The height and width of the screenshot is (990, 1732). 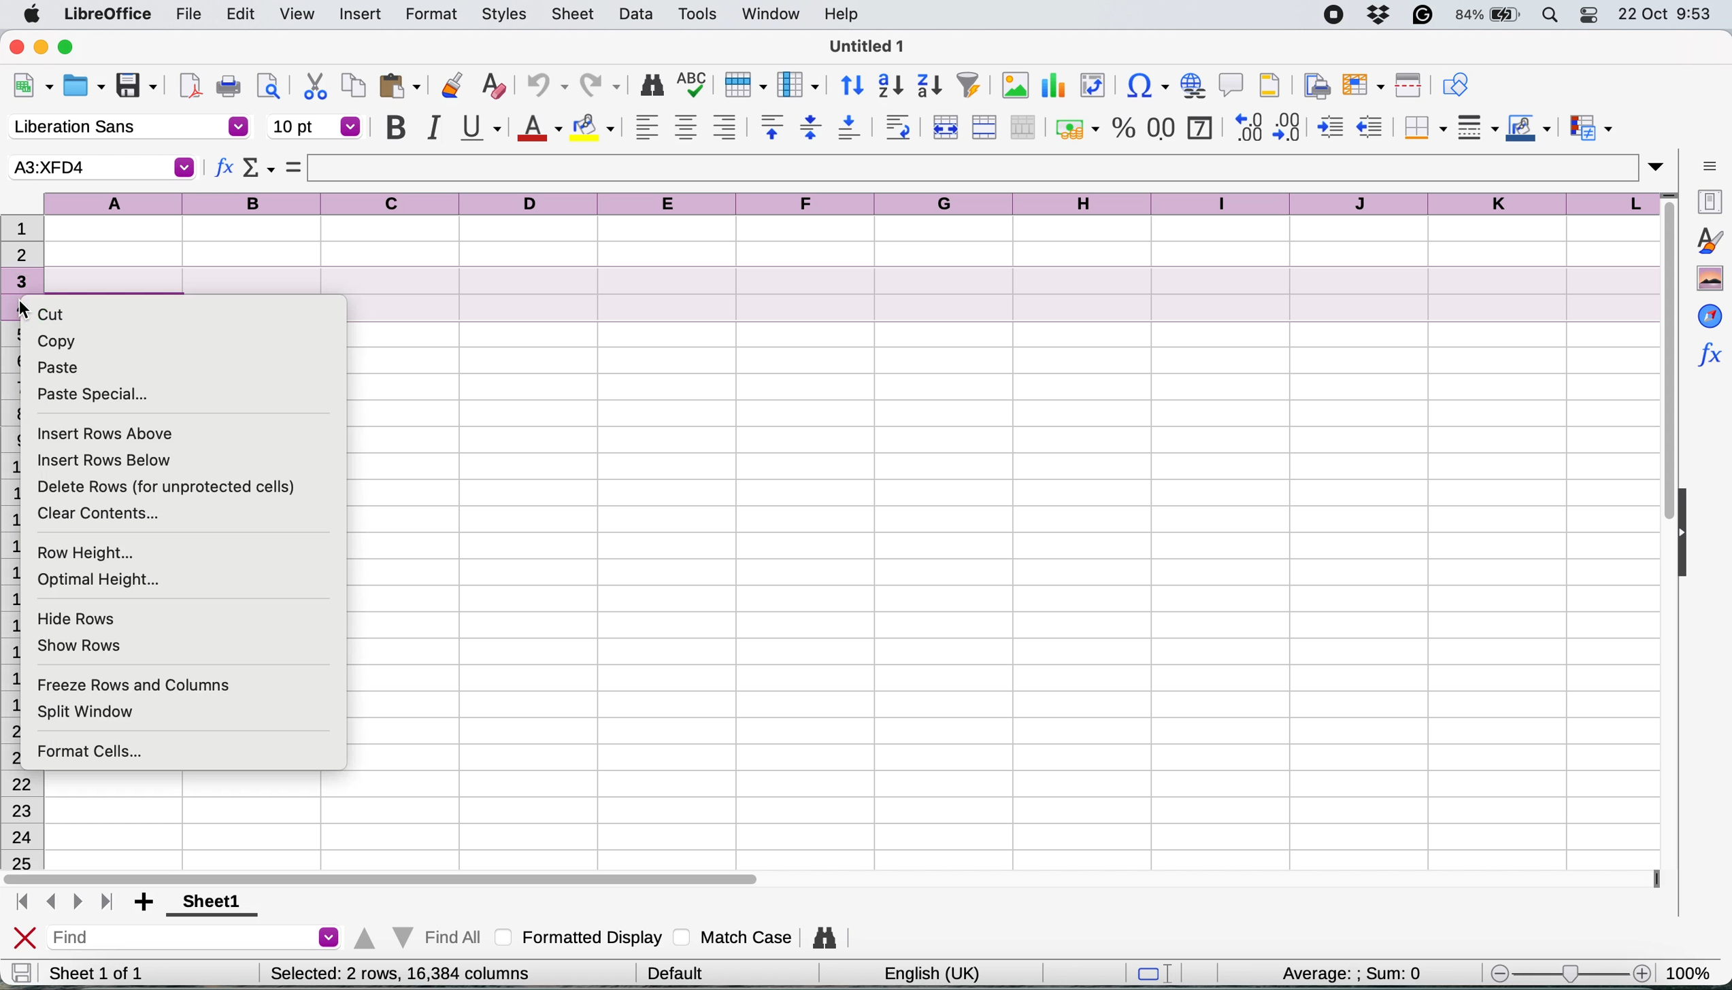 I want to click on window, so click(x=770, y=15).